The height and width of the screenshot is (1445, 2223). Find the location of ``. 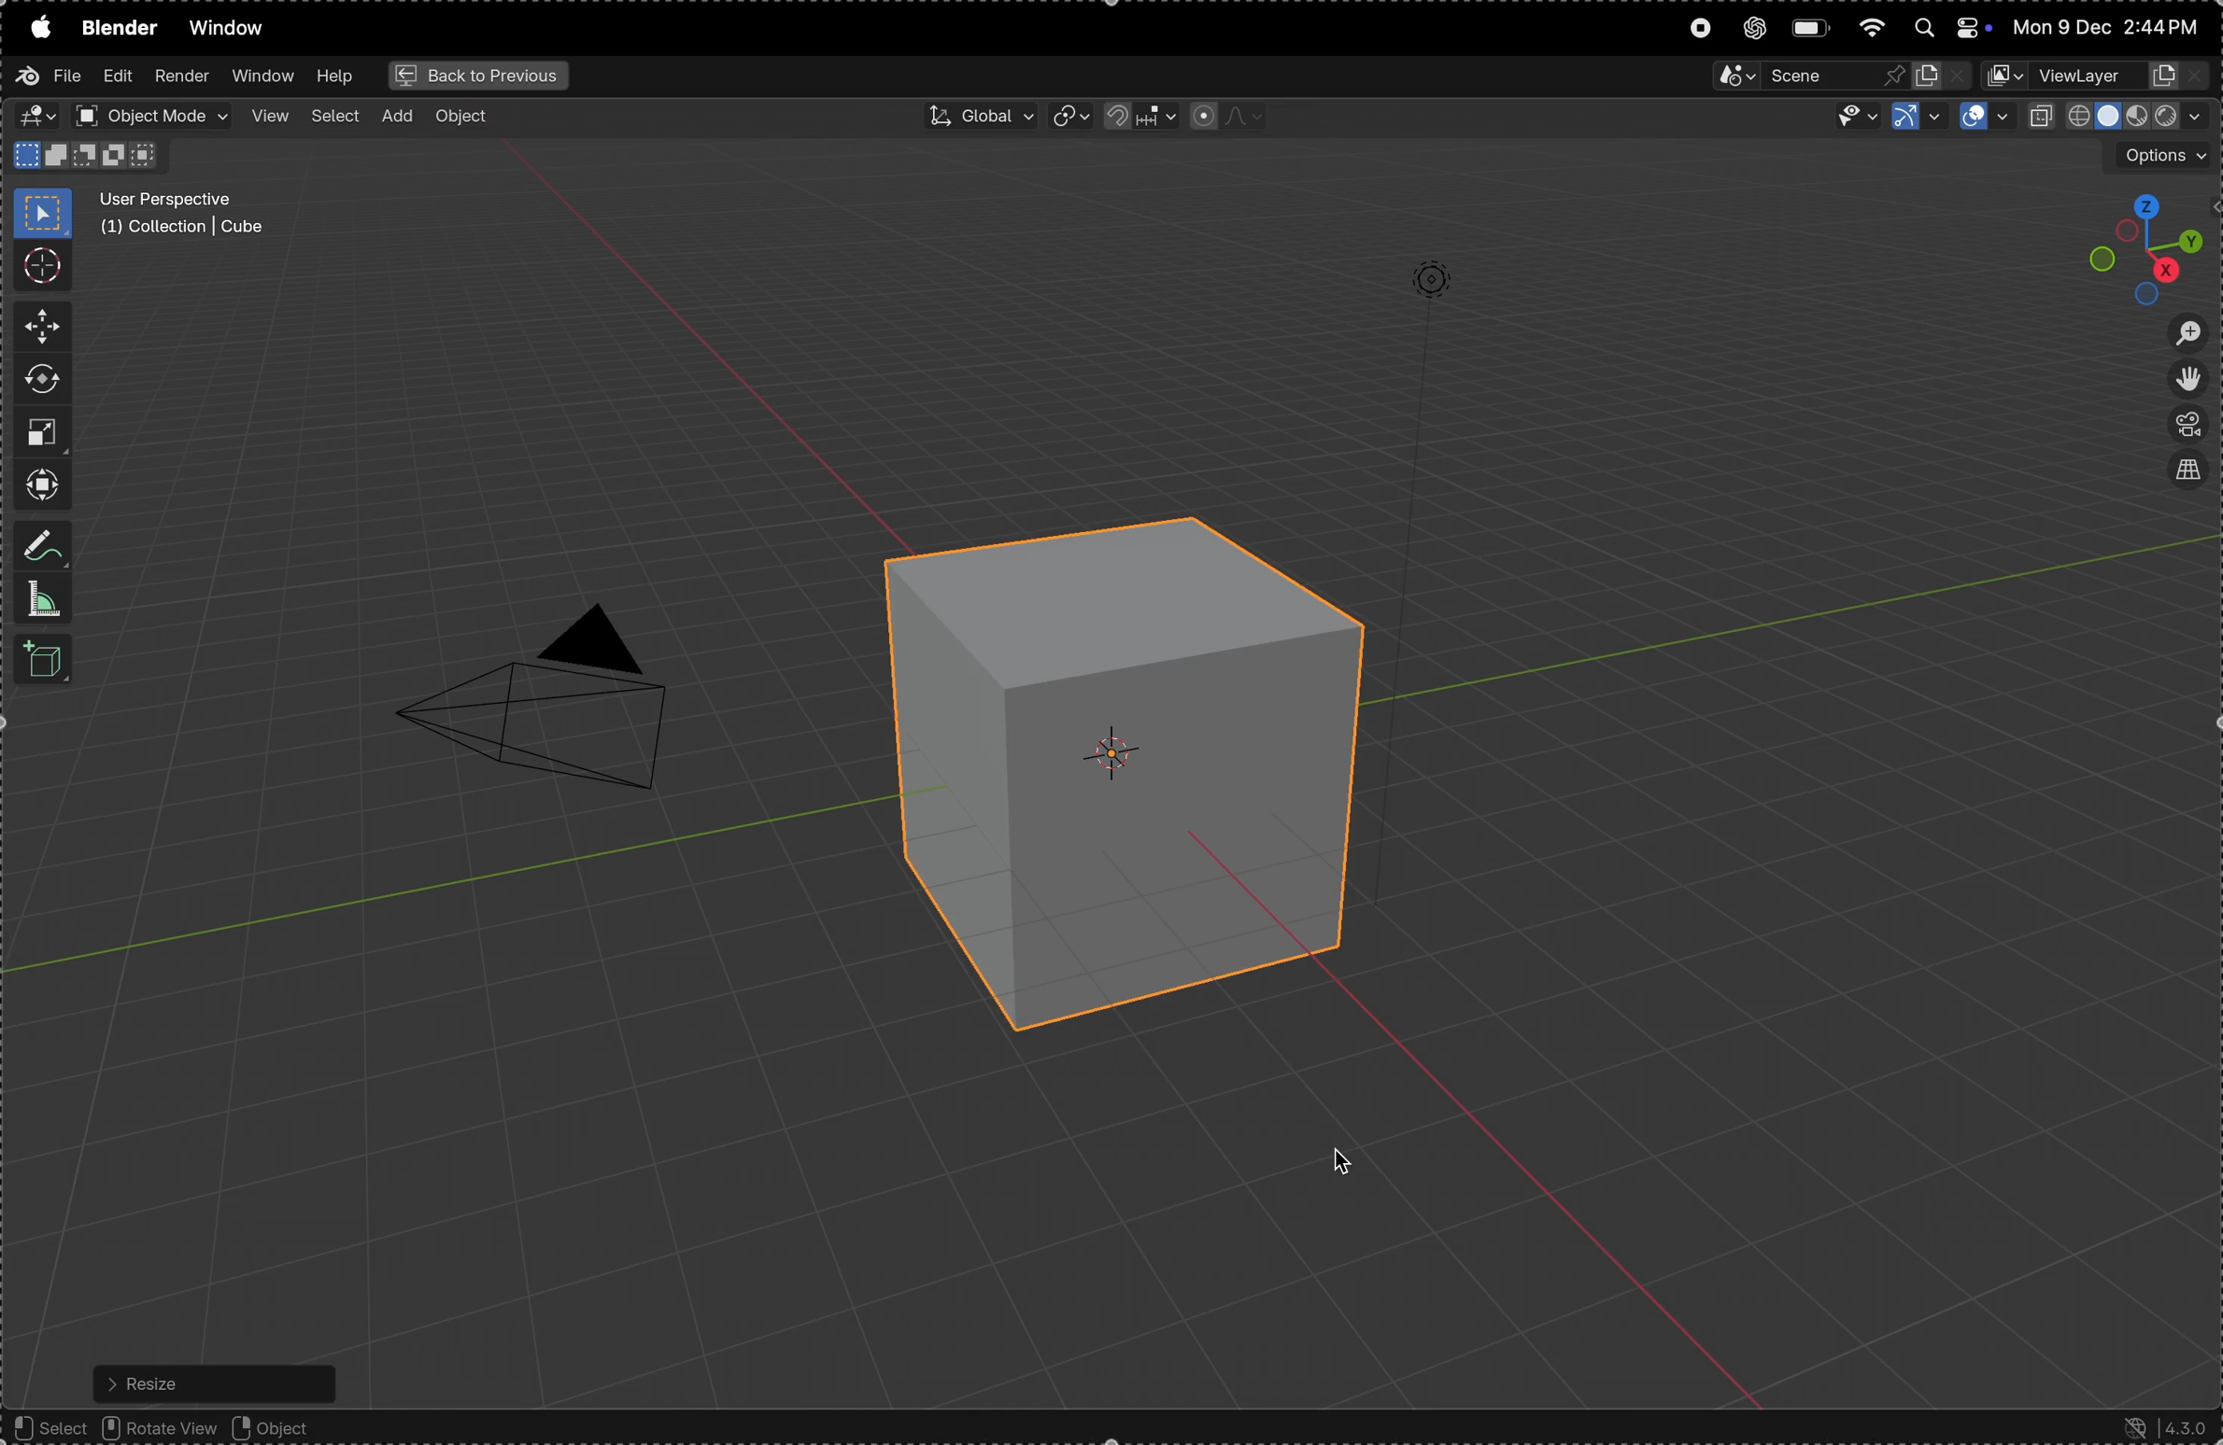

 is located at coordinates (261, 74).